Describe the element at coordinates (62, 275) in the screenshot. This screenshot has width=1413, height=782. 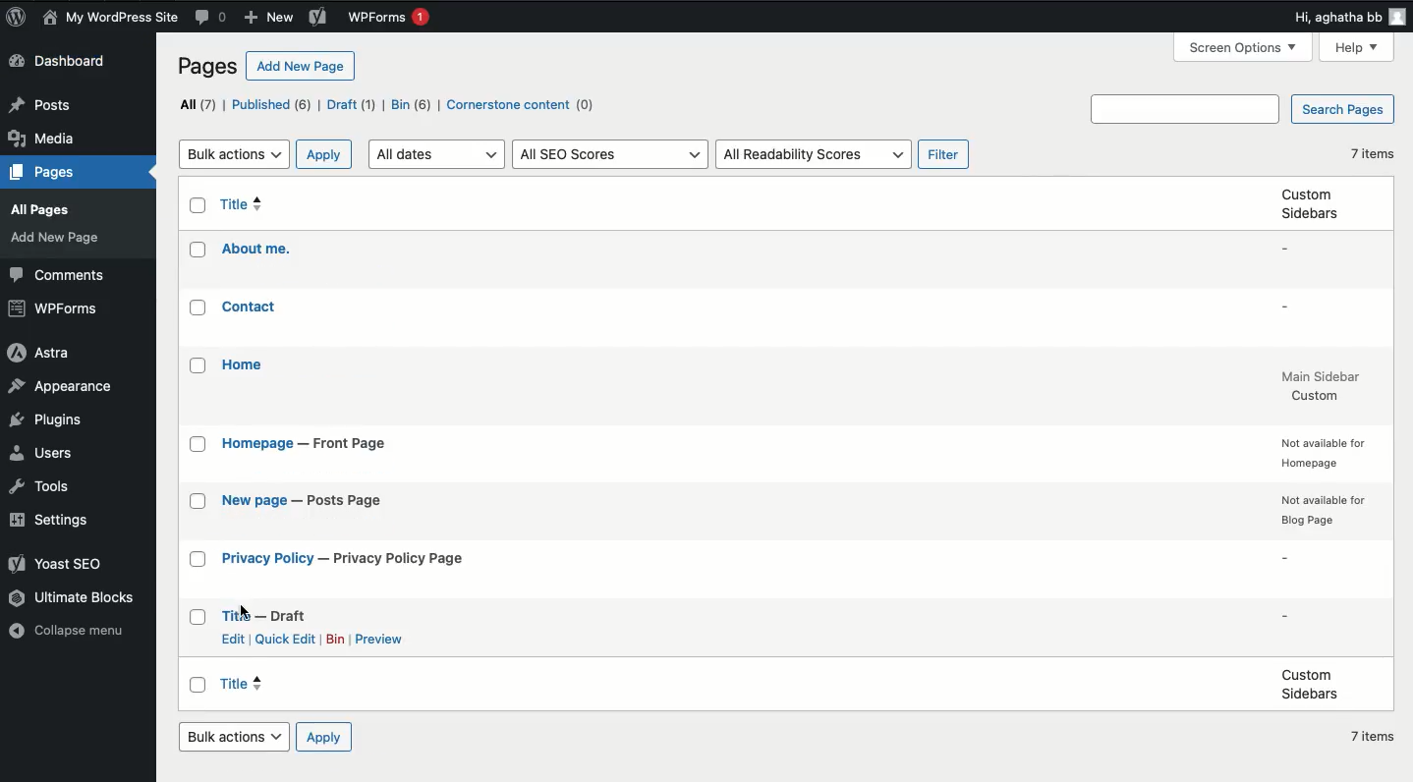
I see `Comments` at that location.